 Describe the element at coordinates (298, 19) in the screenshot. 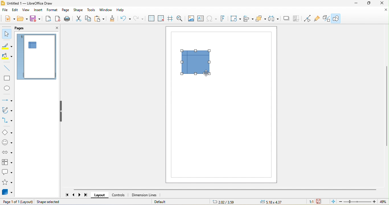

I see `crop image` at that location.